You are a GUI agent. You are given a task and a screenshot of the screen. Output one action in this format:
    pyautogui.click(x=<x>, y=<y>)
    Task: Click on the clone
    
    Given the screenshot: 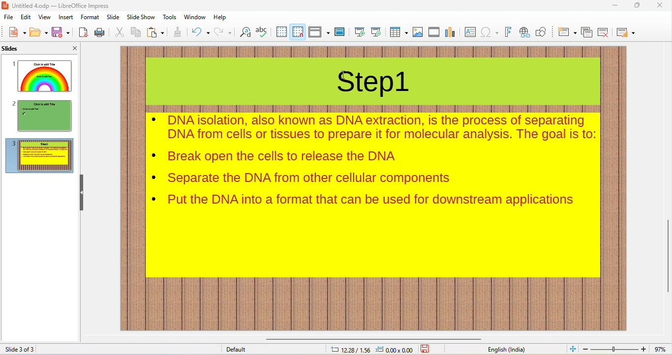 What is the action you would take?
    pyautogui.click(x=178, y=32)
    